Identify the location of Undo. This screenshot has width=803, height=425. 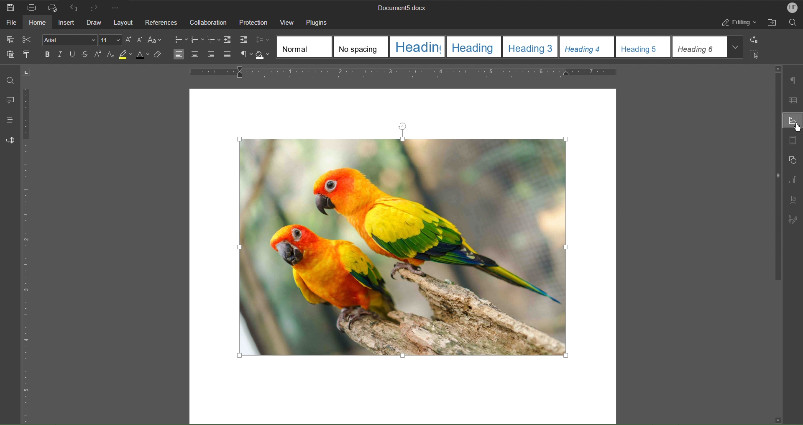
(74, 7).